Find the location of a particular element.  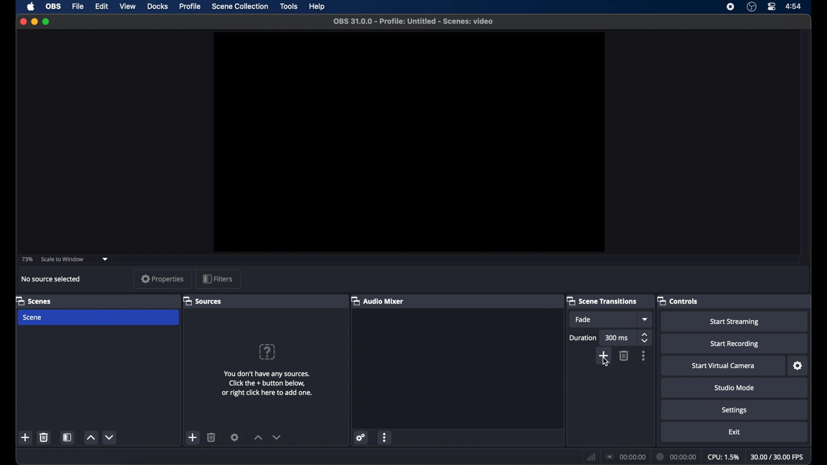

dropdown is located at coordinates (106, 258).